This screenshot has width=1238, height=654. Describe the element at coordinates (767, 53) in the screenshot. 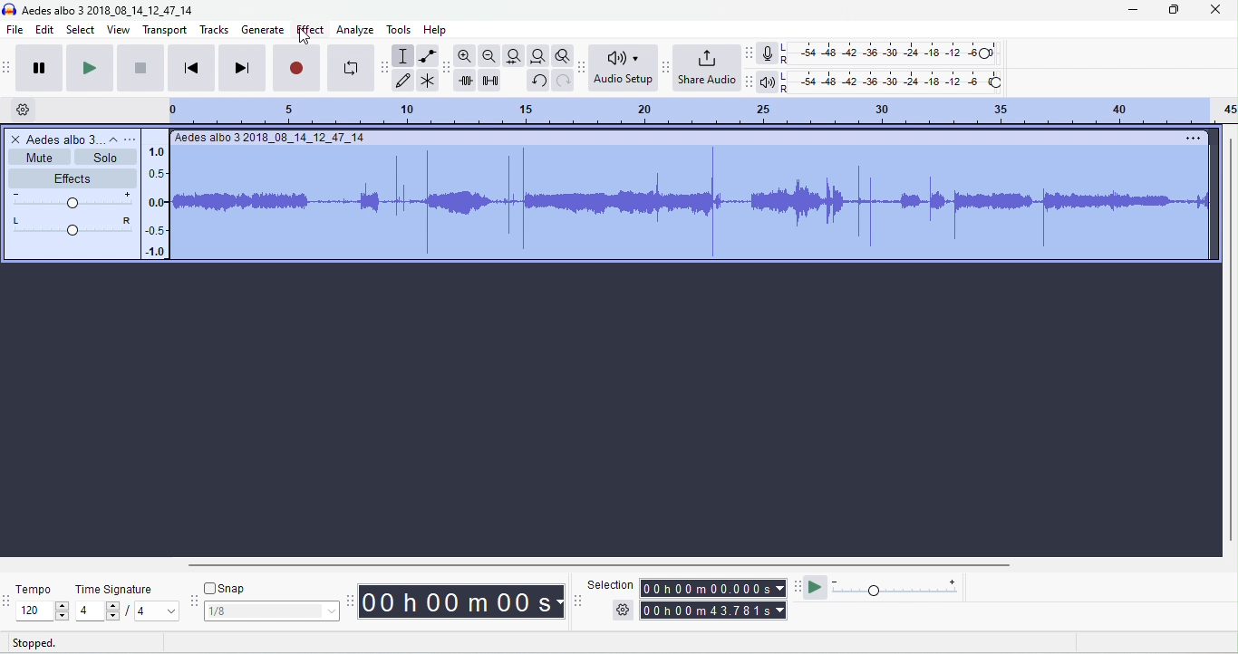

I see `record meter` at that location.